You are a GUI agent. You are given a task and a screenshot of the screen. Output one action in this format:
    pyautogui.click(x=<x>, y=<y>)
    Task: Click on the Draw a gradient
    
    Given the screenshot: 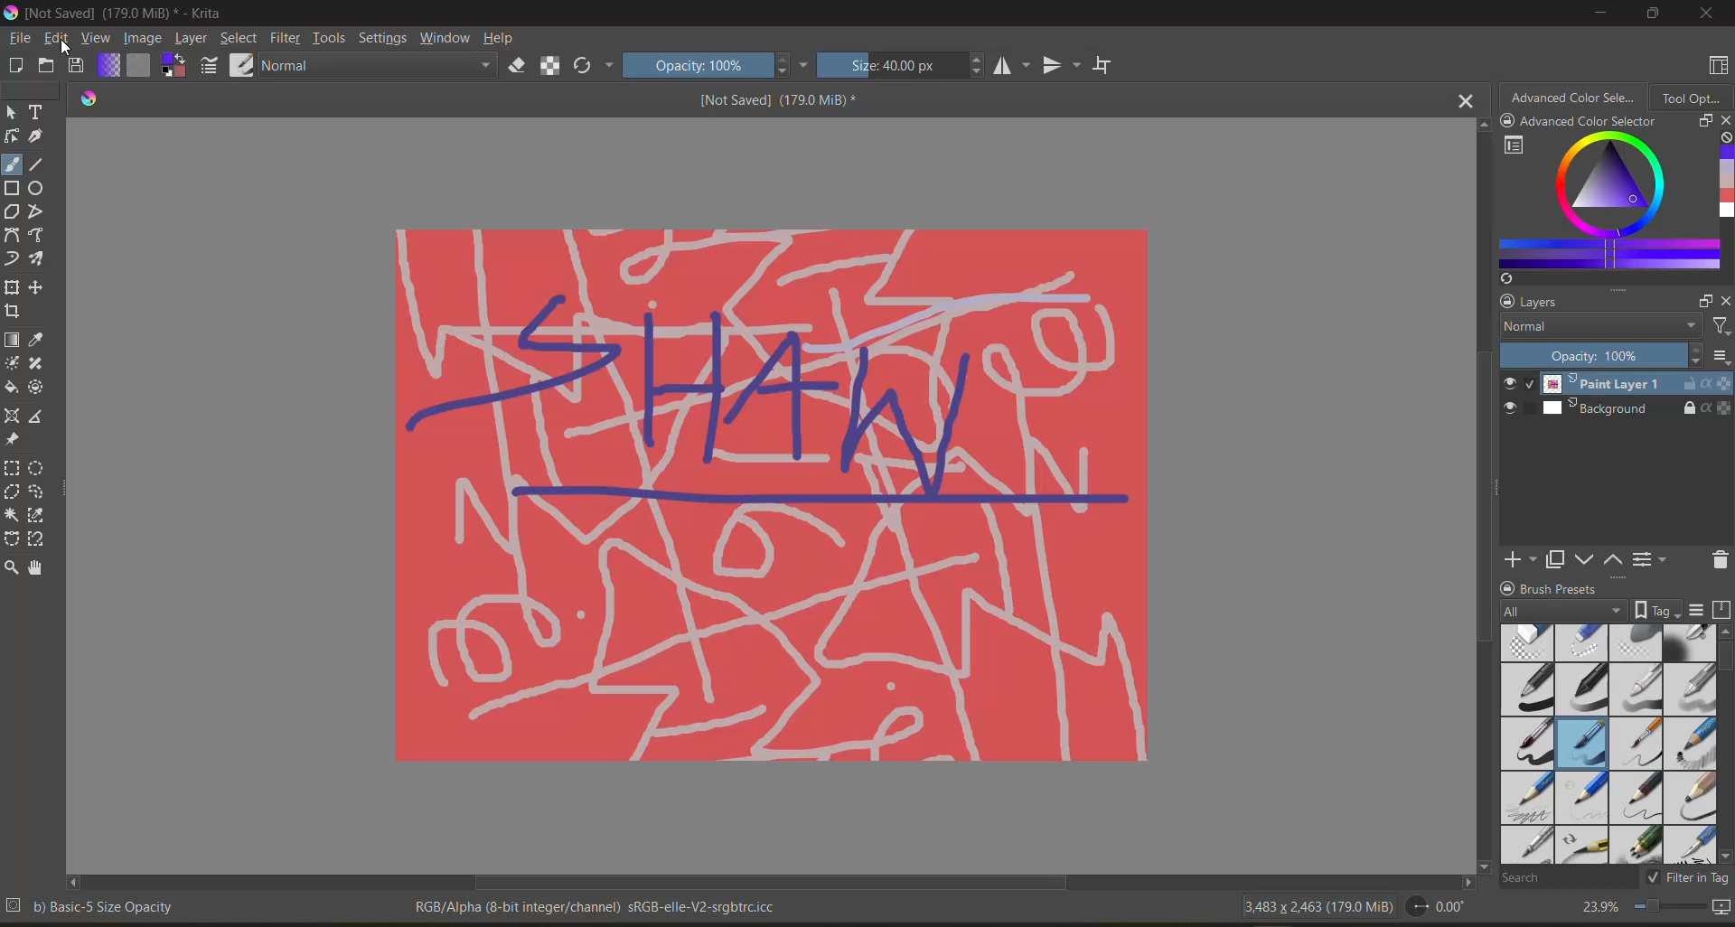 What is the action you would take?
    pyautogui.click(x=13, y=340)
    